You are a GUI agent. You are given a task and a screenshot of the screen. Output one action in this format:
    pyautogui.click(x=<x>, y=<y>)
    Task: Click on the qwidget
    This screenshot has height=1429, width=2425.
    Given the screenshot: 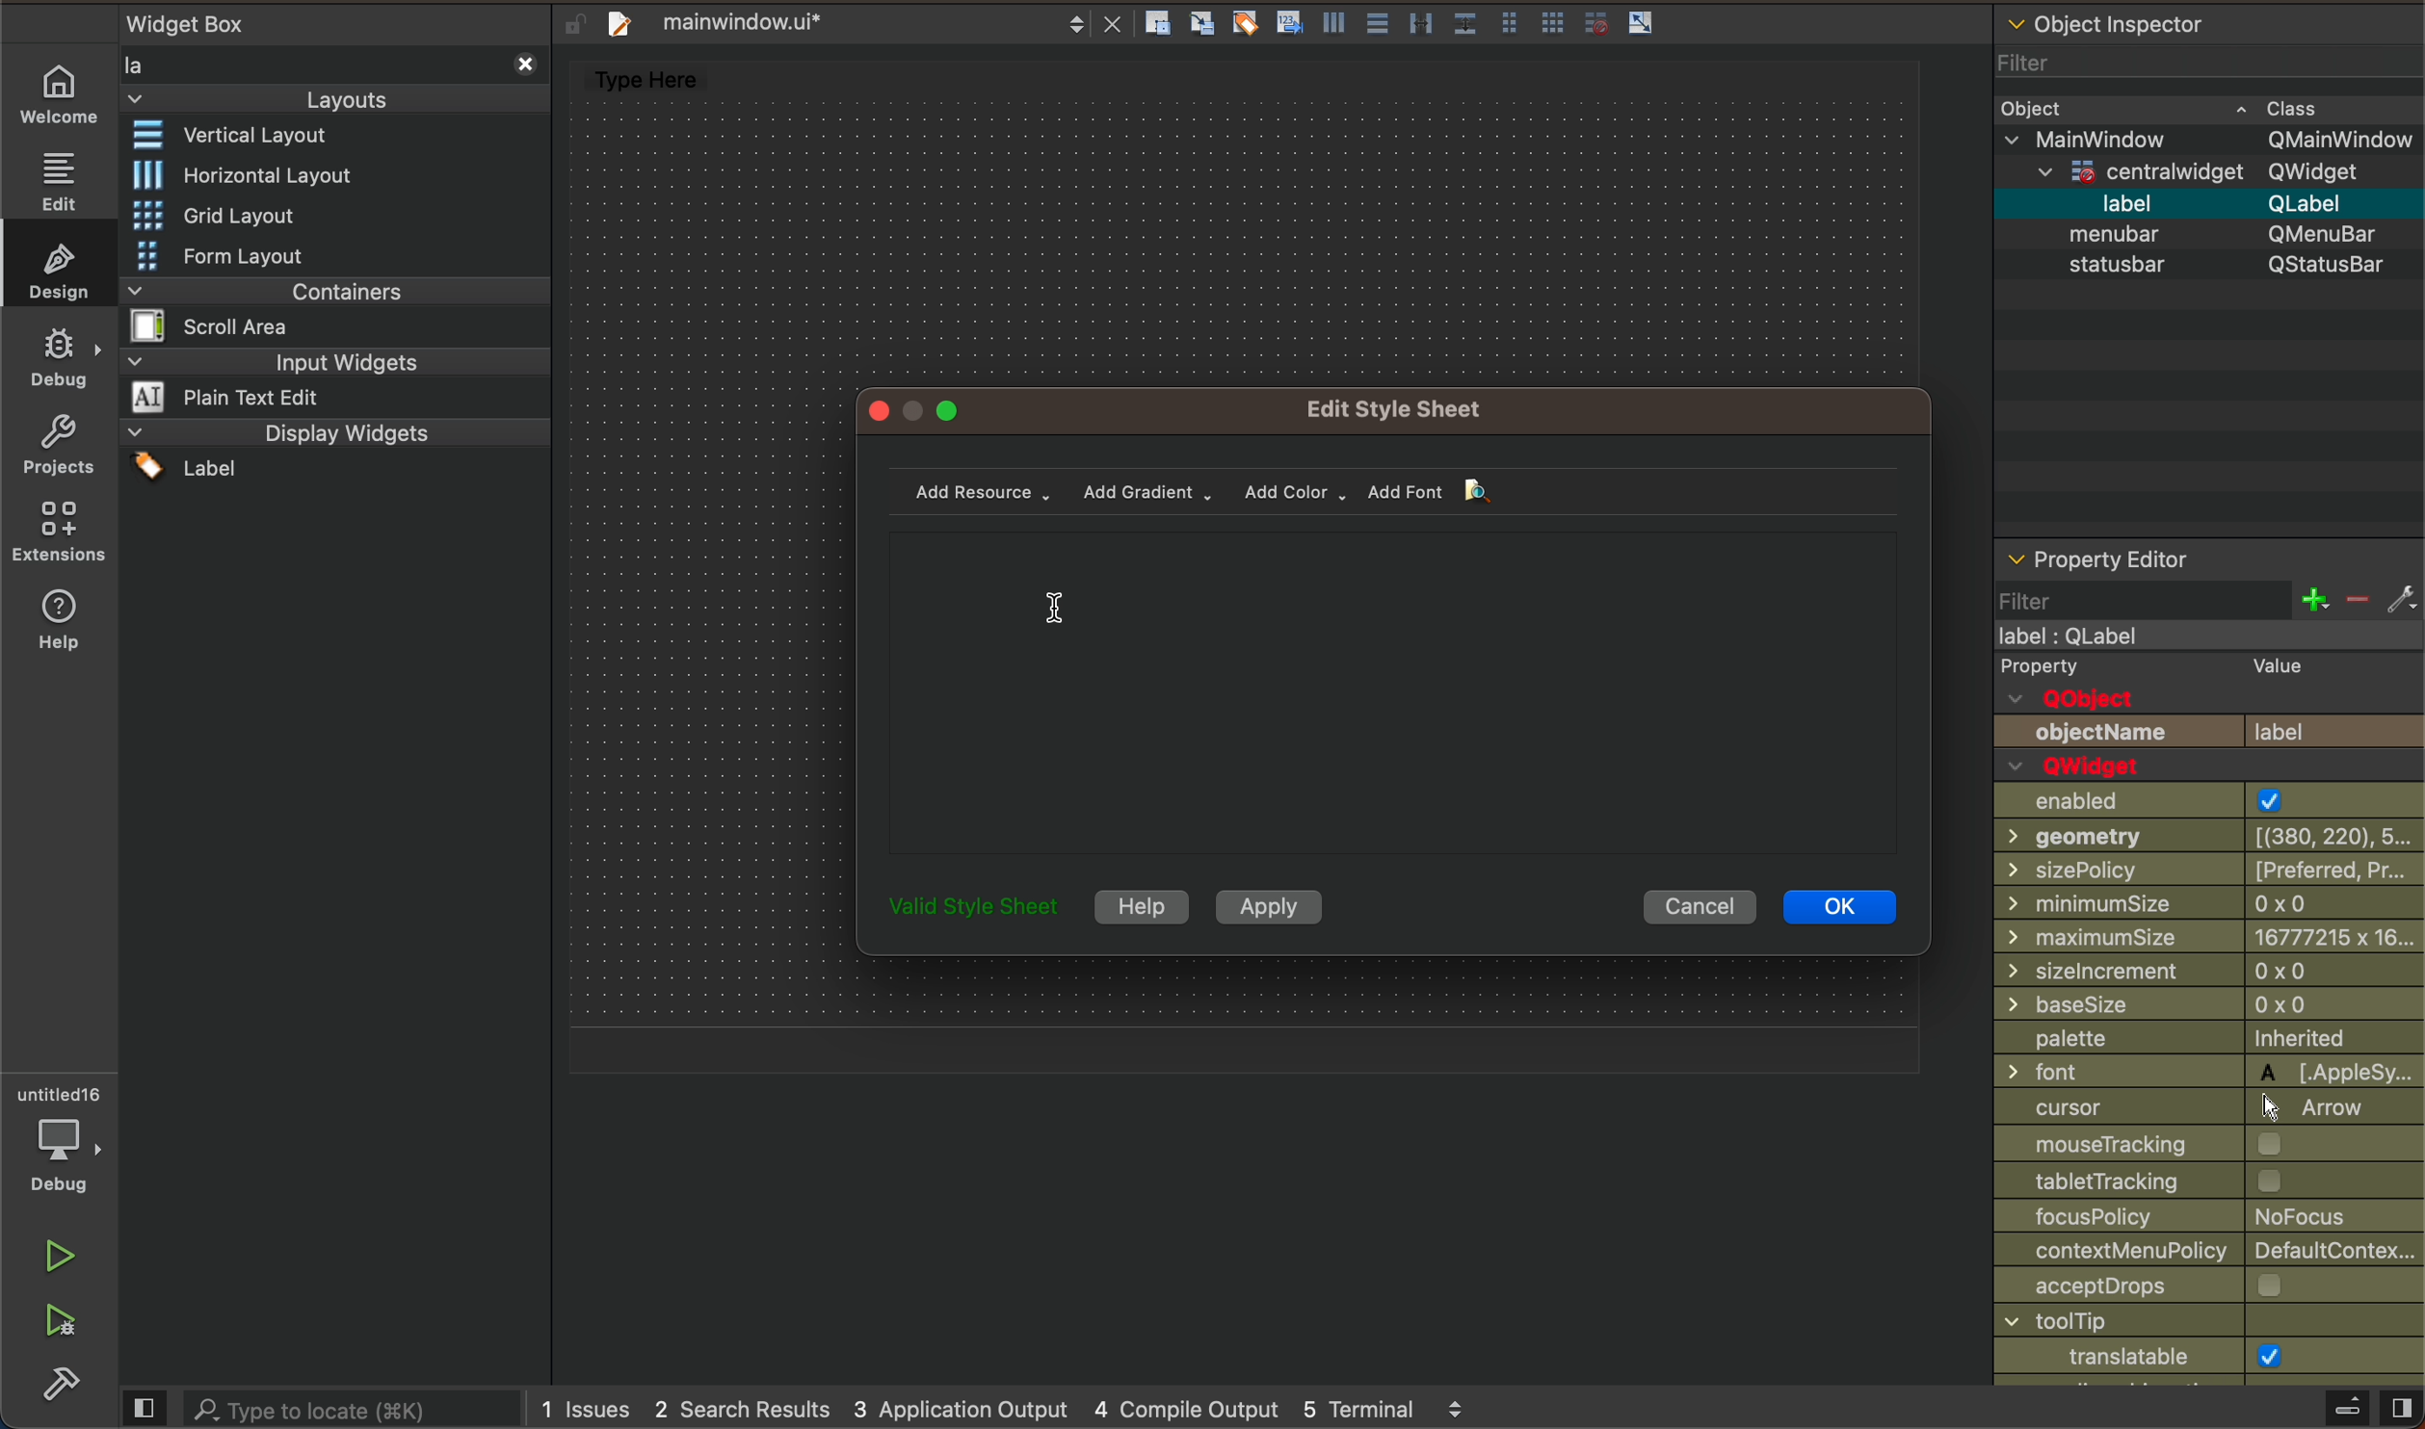 What is the action you would take?
    pyautogui.click(x=2093, y=766)
    